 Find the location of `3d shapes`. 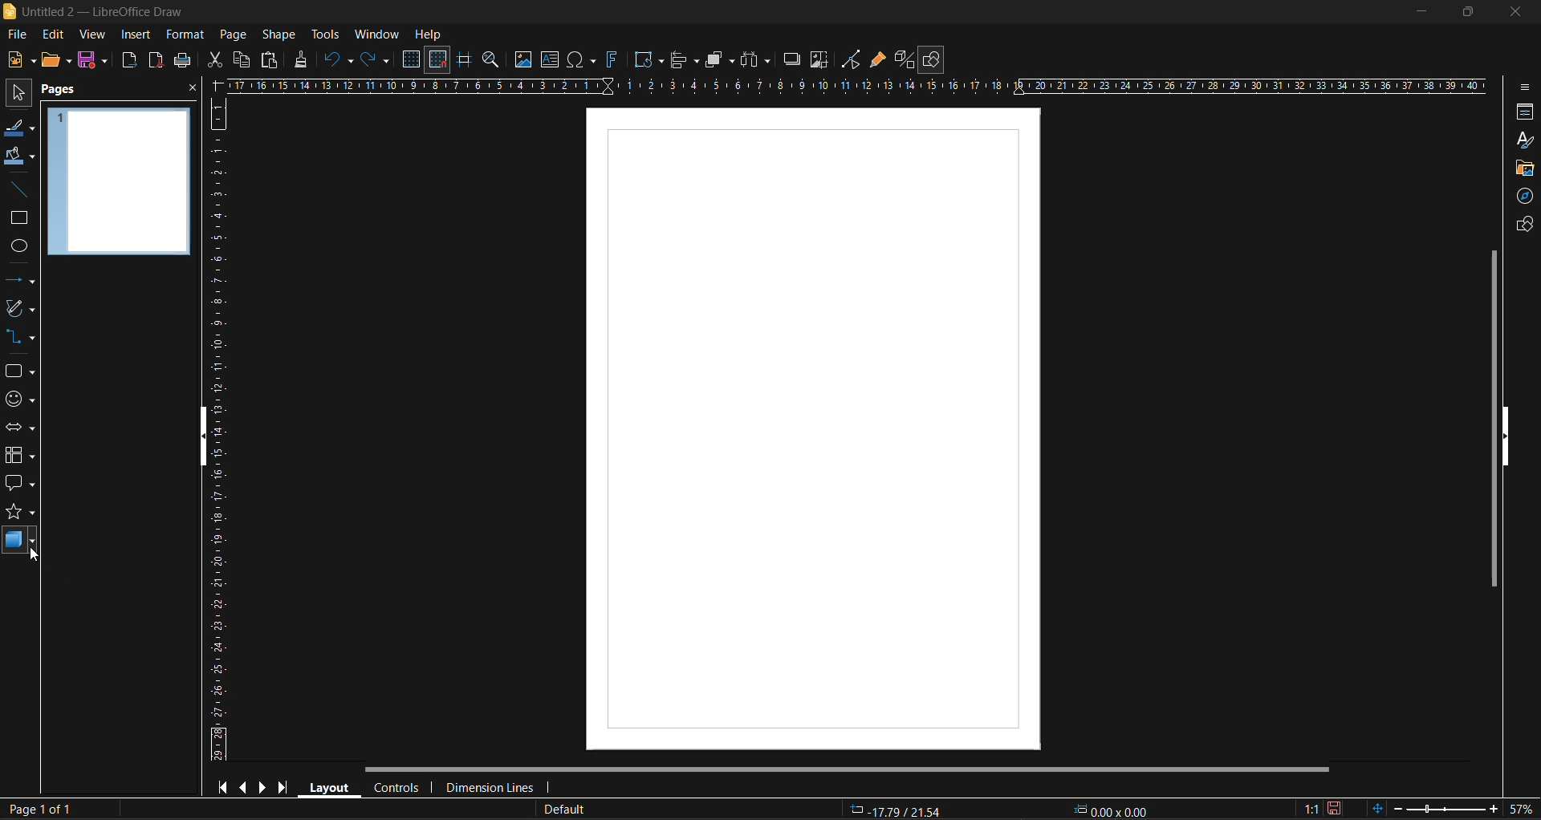

3d shapes is located at coordinates (20, 541).